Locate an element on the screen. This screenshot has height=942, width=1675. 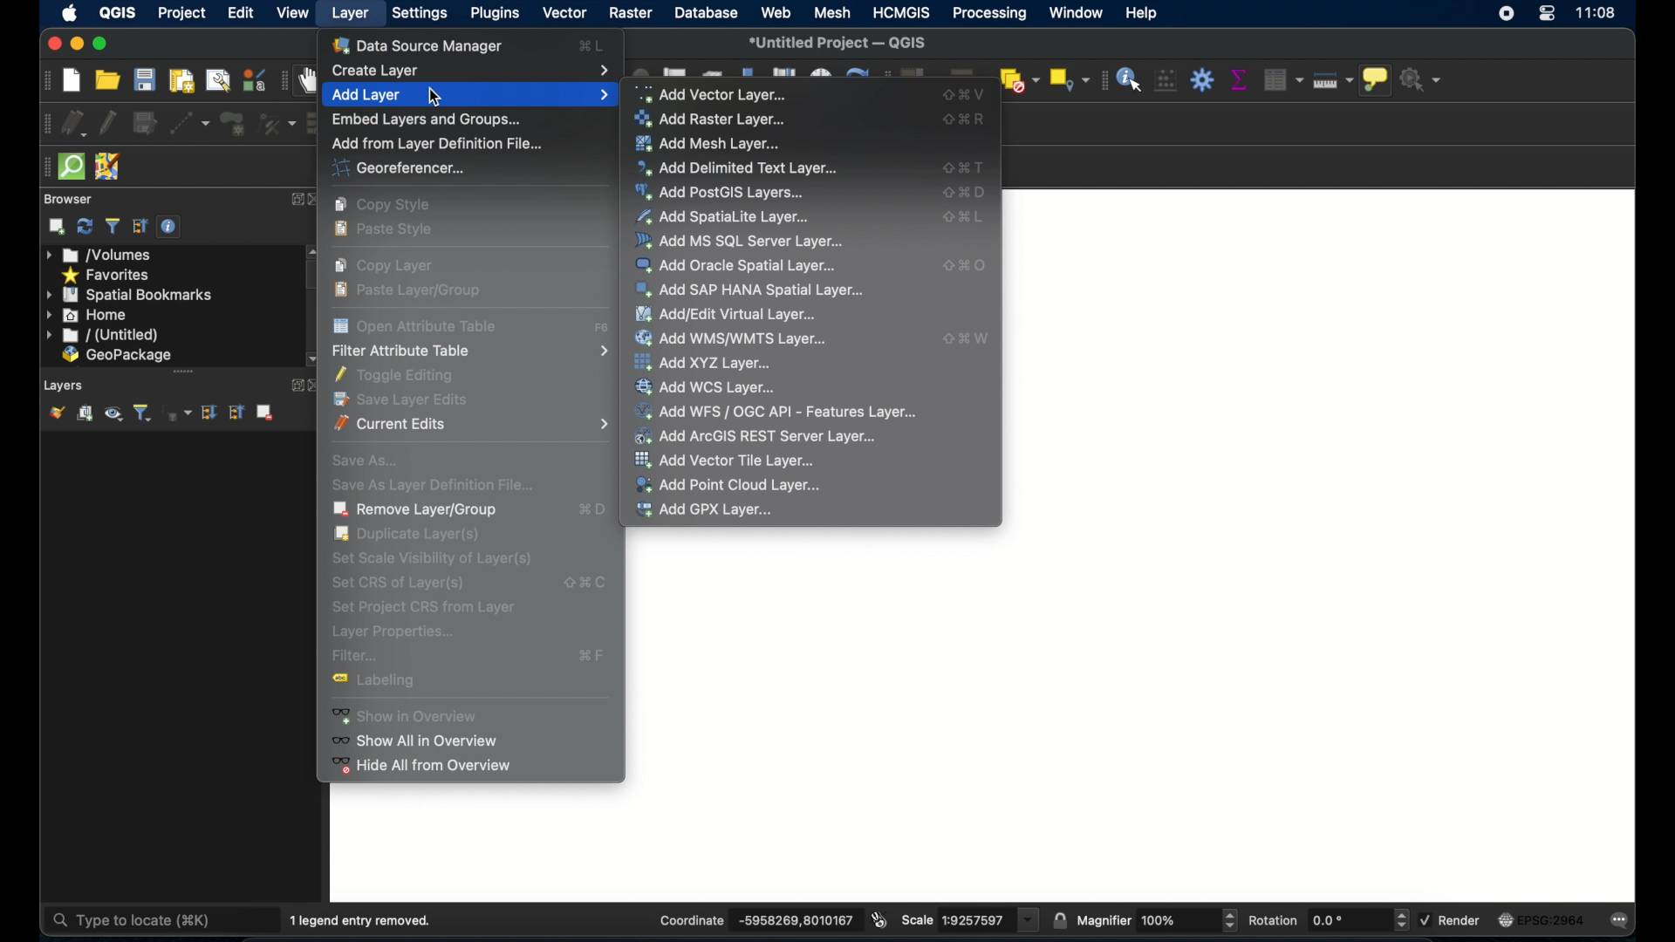
add oracle spatial layer is located at coordinates (737, 265).